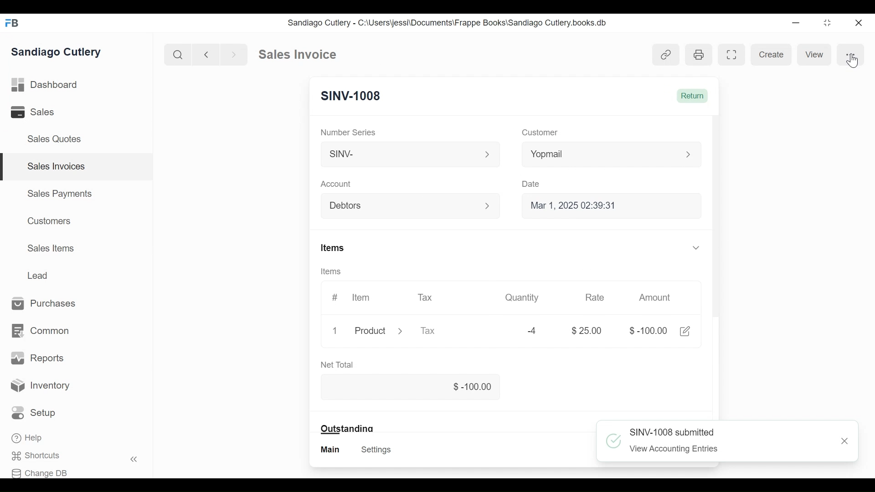  What do you see at coordinates (351, 95) in the screenshot?
I see `SINV-1008` at bounding box center [351, 95].